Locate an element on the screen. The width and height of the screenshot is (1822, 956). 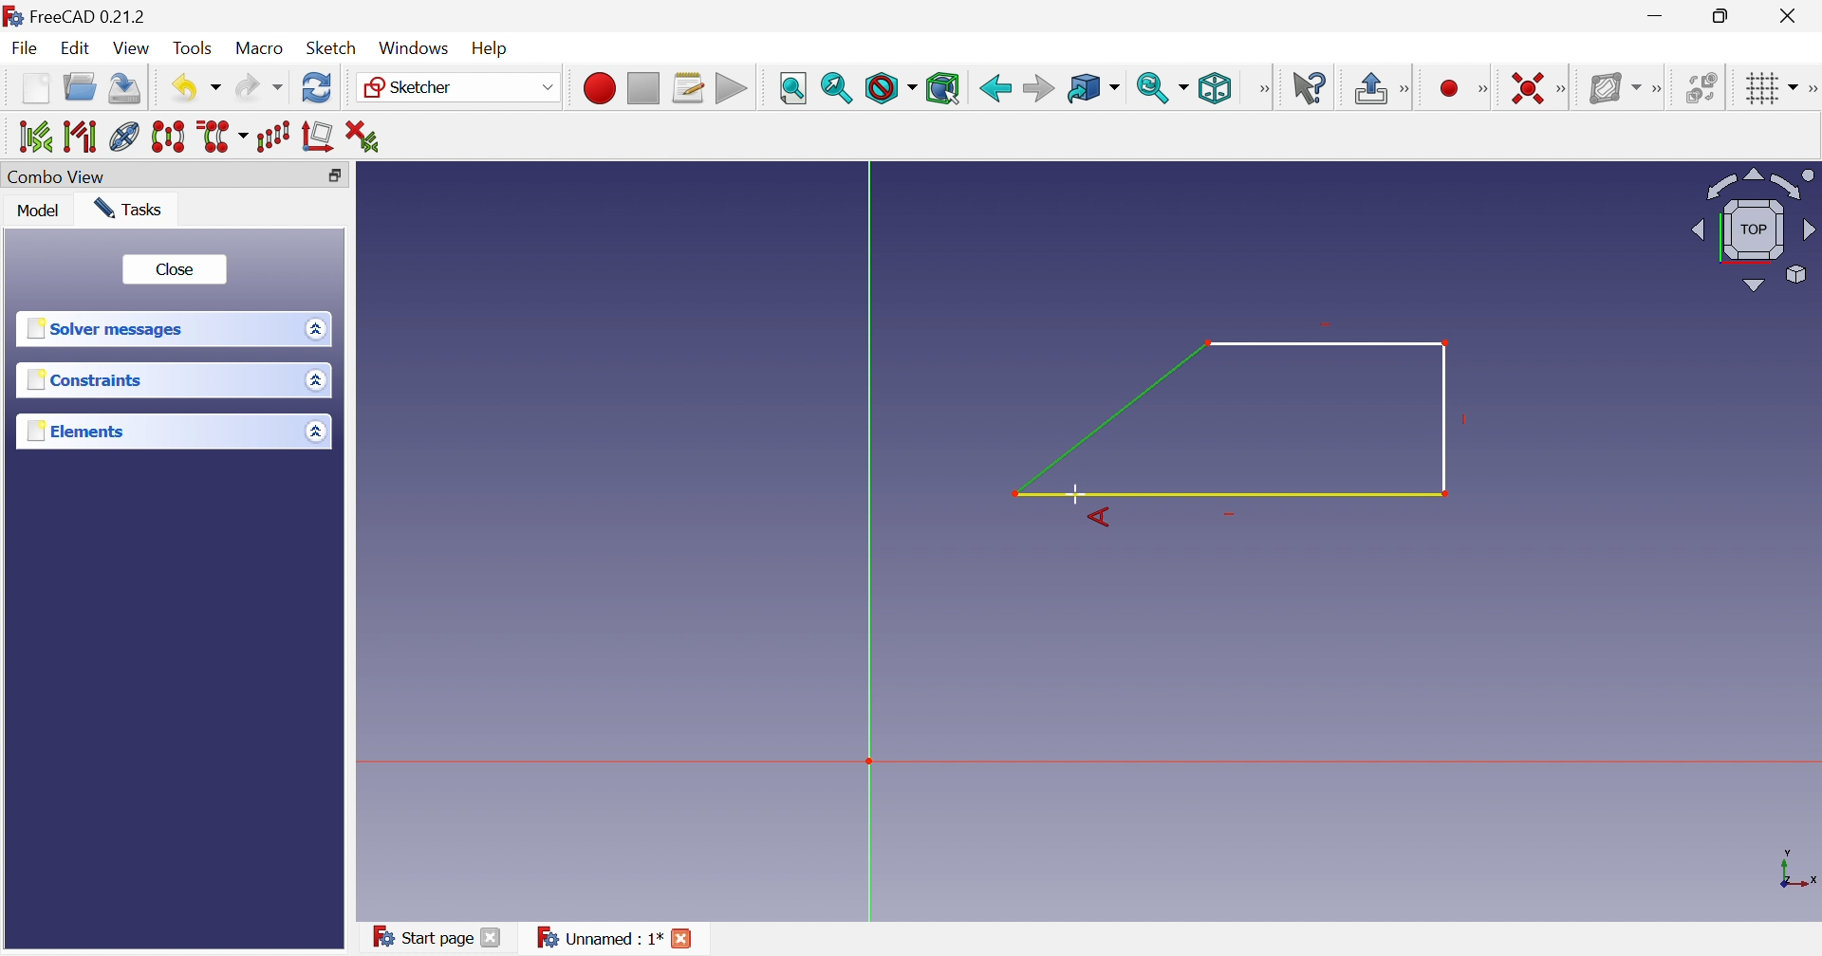
Constraints is located at coordinates (84, 380).